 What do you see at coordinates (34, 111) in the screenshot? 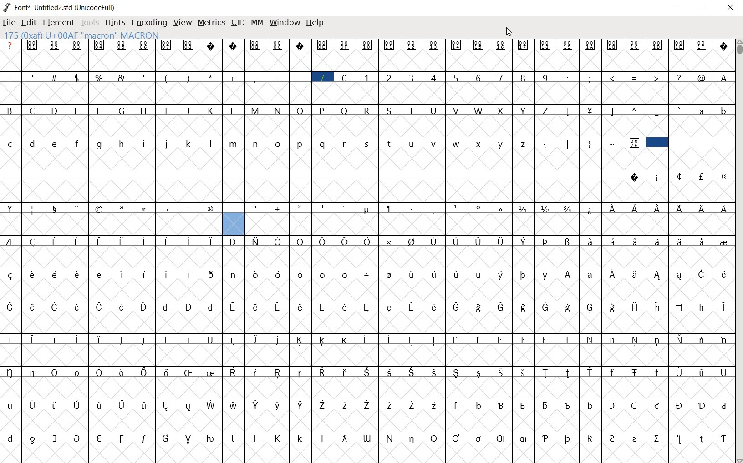
I see `C` at bounding box center [34, 111].